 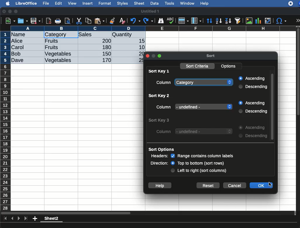 What do you see at coordinates (88, 3) in the screenshot?
I see `insert` at bounding box center [88, 3].